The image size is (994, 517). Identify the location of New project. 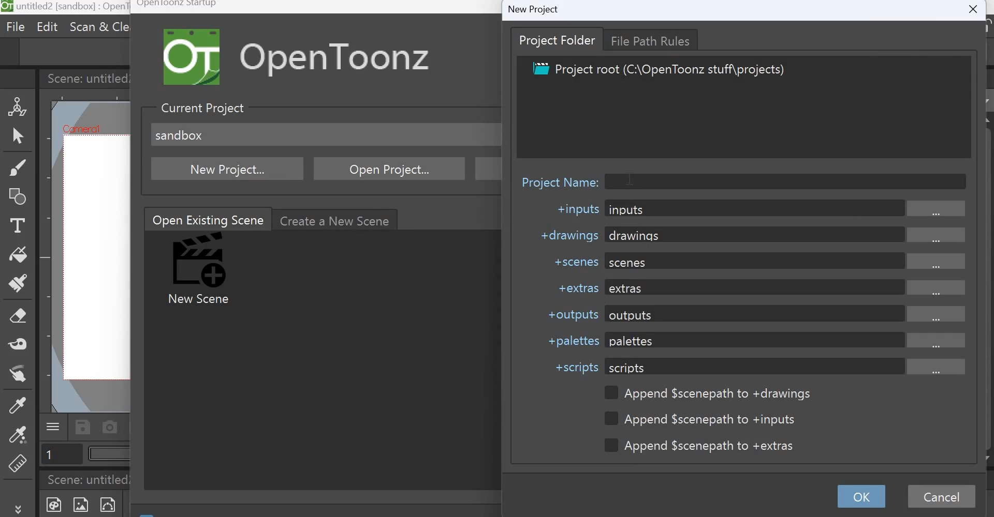
(228, 168).